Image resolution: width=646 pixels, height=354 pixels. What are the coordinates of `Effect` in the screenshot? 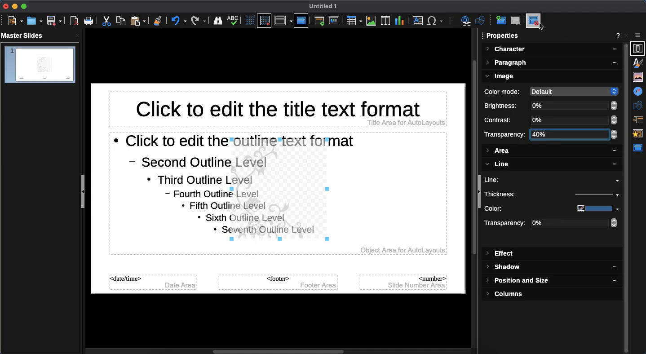 It's located at (501, 254).